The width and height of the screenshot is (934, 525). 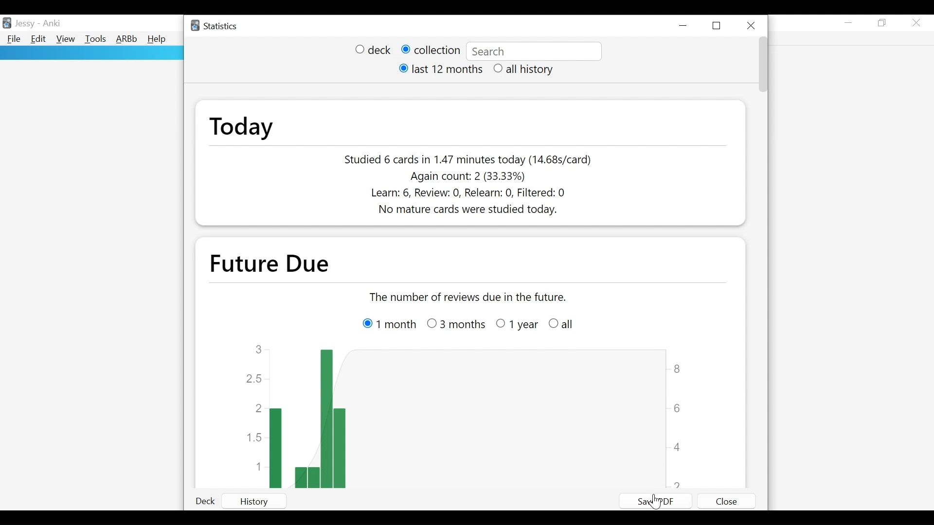 What do you see at coordinates (462, 210) in the screenshot?
I see `No mature cards were studied today` at bounding box center [462, 210].